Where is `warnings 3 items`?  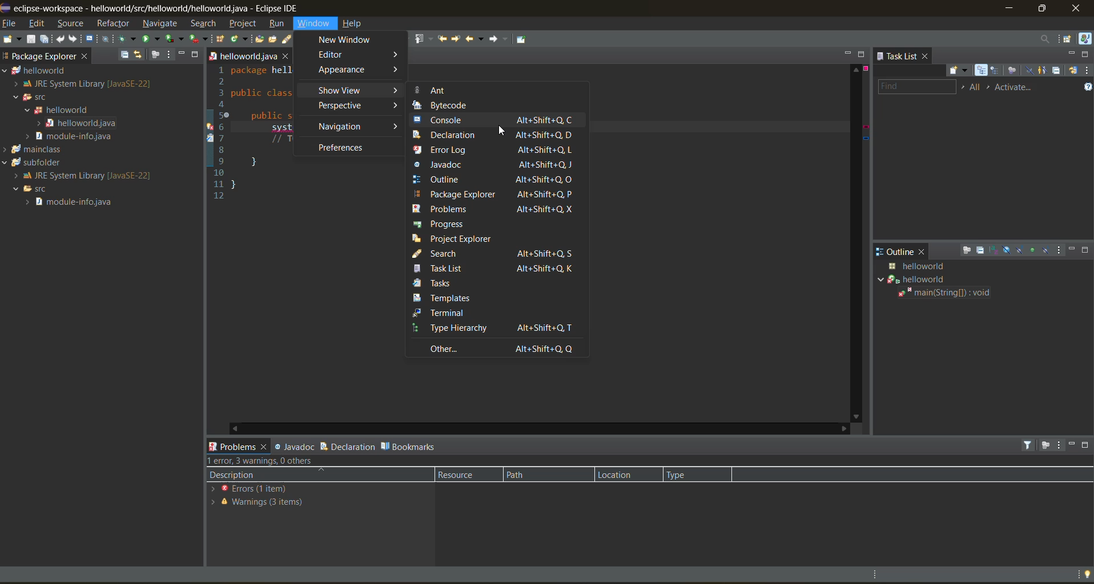
warnings 3 items is located at coordinates (259, 504).